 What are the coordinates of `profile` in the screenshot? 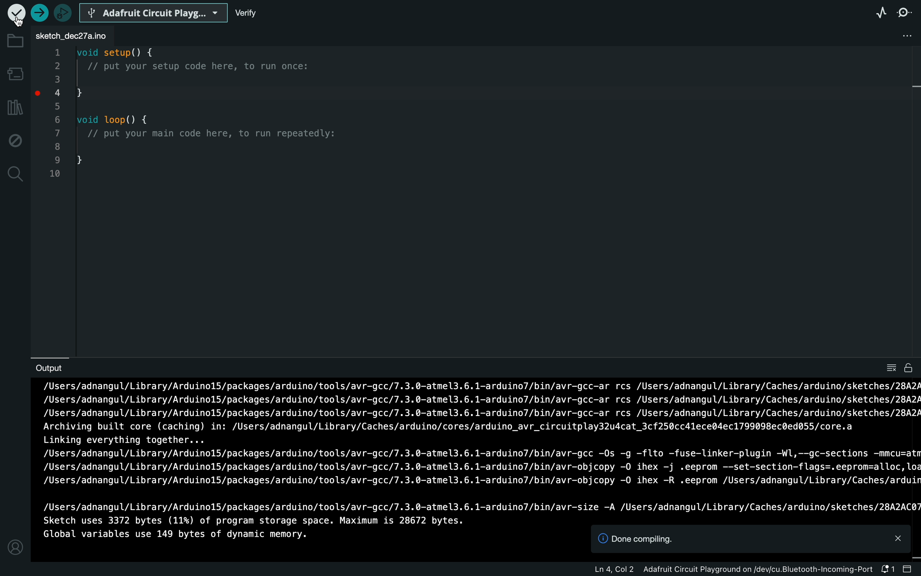 It's located at (14, 547).